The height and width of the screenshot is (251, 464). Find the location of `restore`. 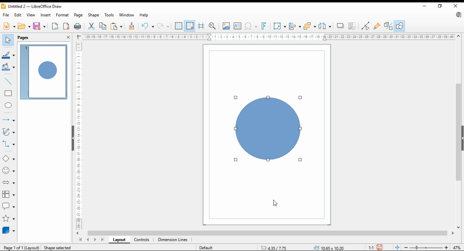

restore is located at coordinates (442, 6).